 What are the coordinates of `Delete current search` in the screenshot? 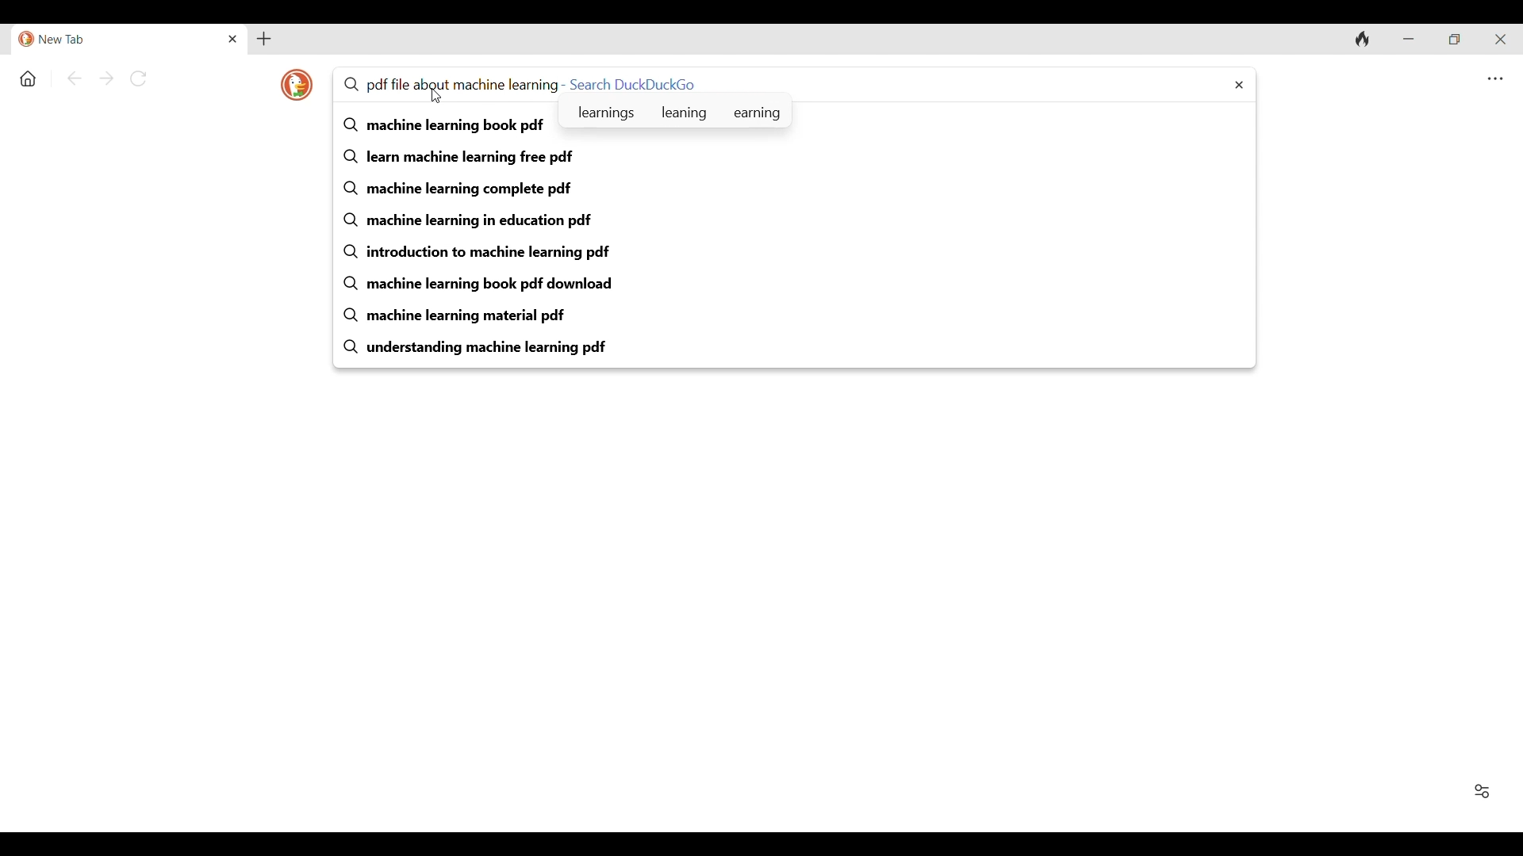 It's located at (1239, 85).